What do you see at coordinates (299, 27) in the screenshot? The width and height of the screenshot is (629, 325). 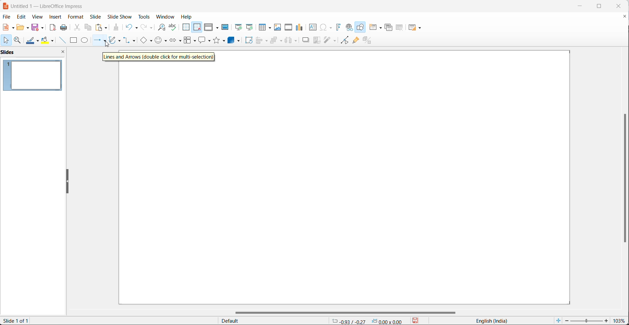 I see `insert chart` at bounding box center [299, 27].